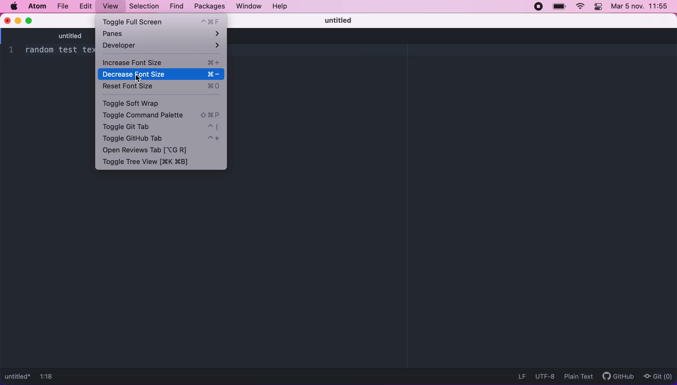 The image size is (677, 385). What do you see at coordinates (18, 21) in the screenshot?
I see `minimize` at bounding box center [18, 21].